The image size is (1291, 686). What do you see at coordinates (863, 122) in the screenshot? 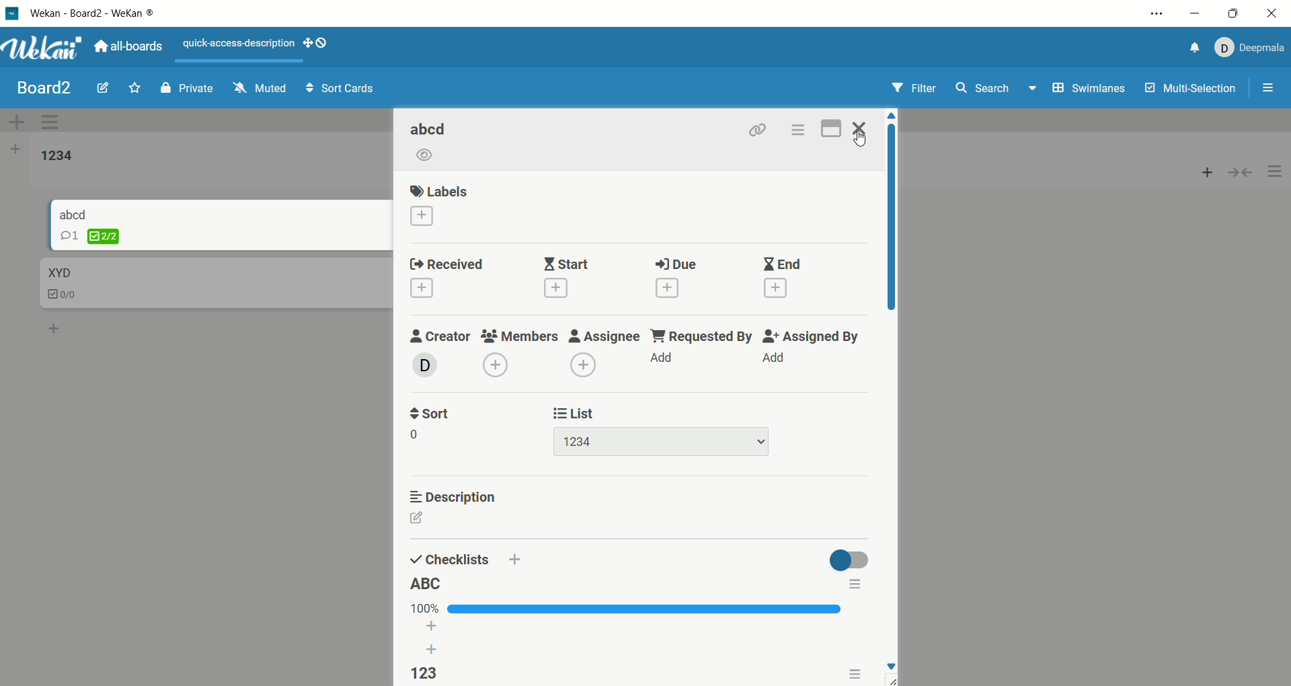
I see `close` at bounding box center [863, 122].